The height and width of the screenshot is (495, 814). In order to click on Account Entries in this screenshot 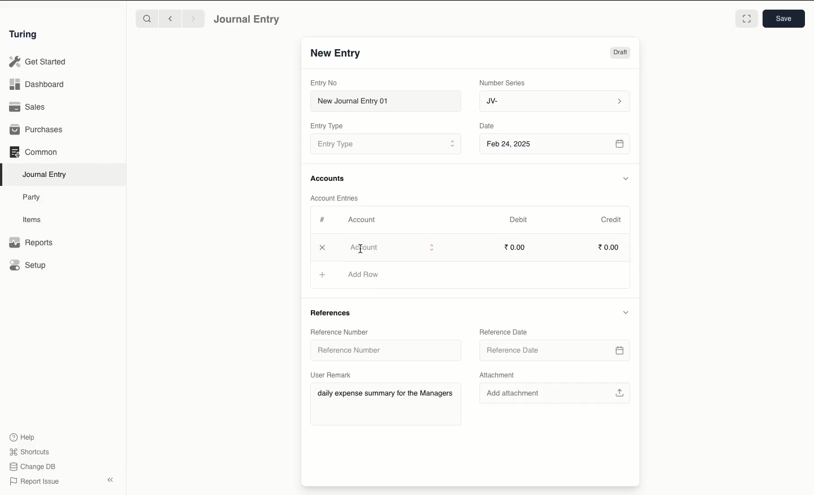, I will do `click(336, 198)`.